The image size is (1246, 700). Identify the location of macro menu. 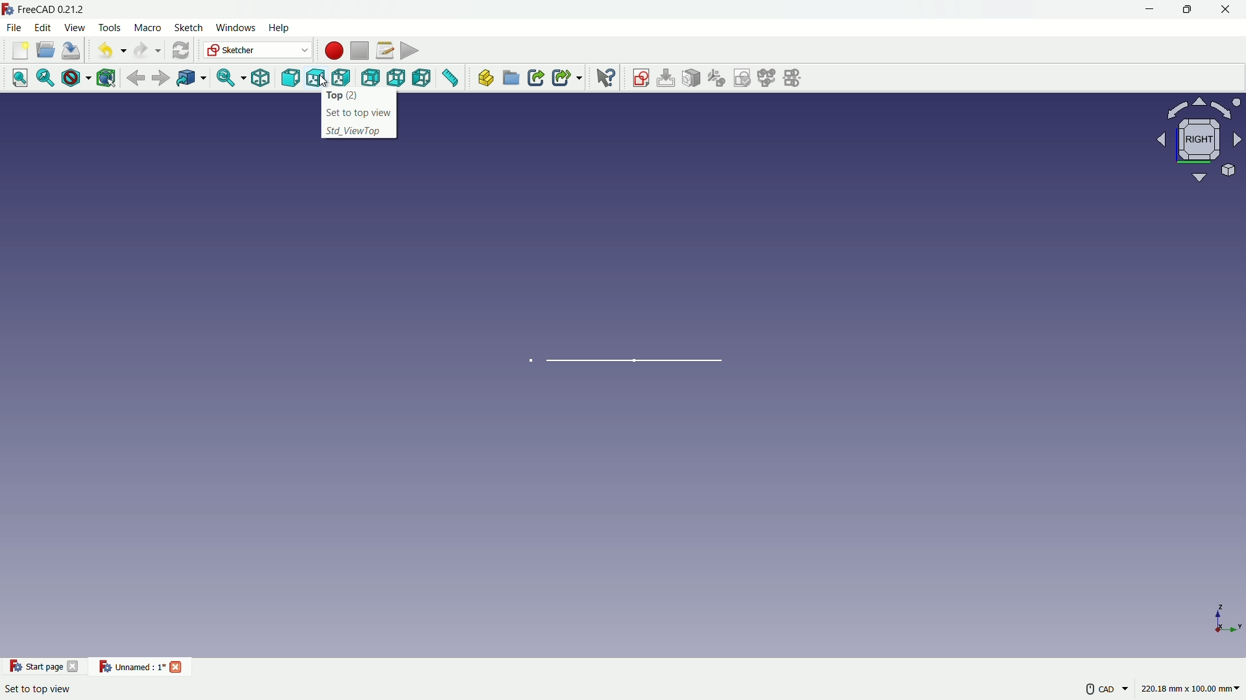
(147, 28).